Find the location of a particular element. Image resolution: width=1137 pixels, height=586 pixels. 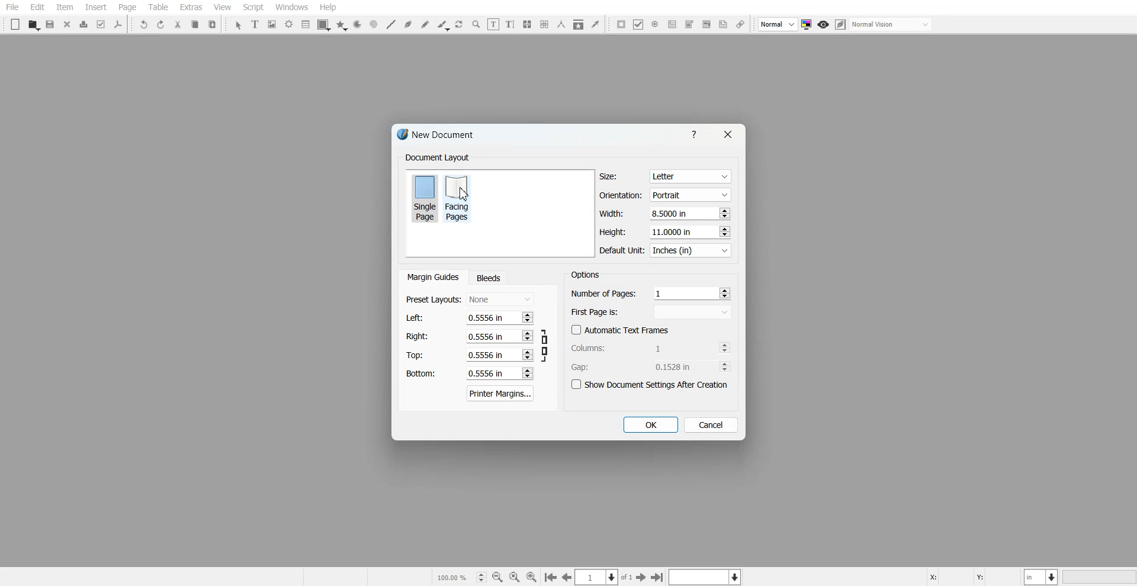

First Page is is located at coordinates (651, 311).